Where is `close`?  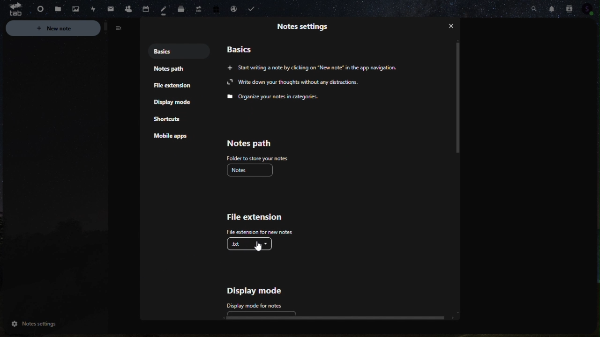 close is located at coordinates (451, 27).